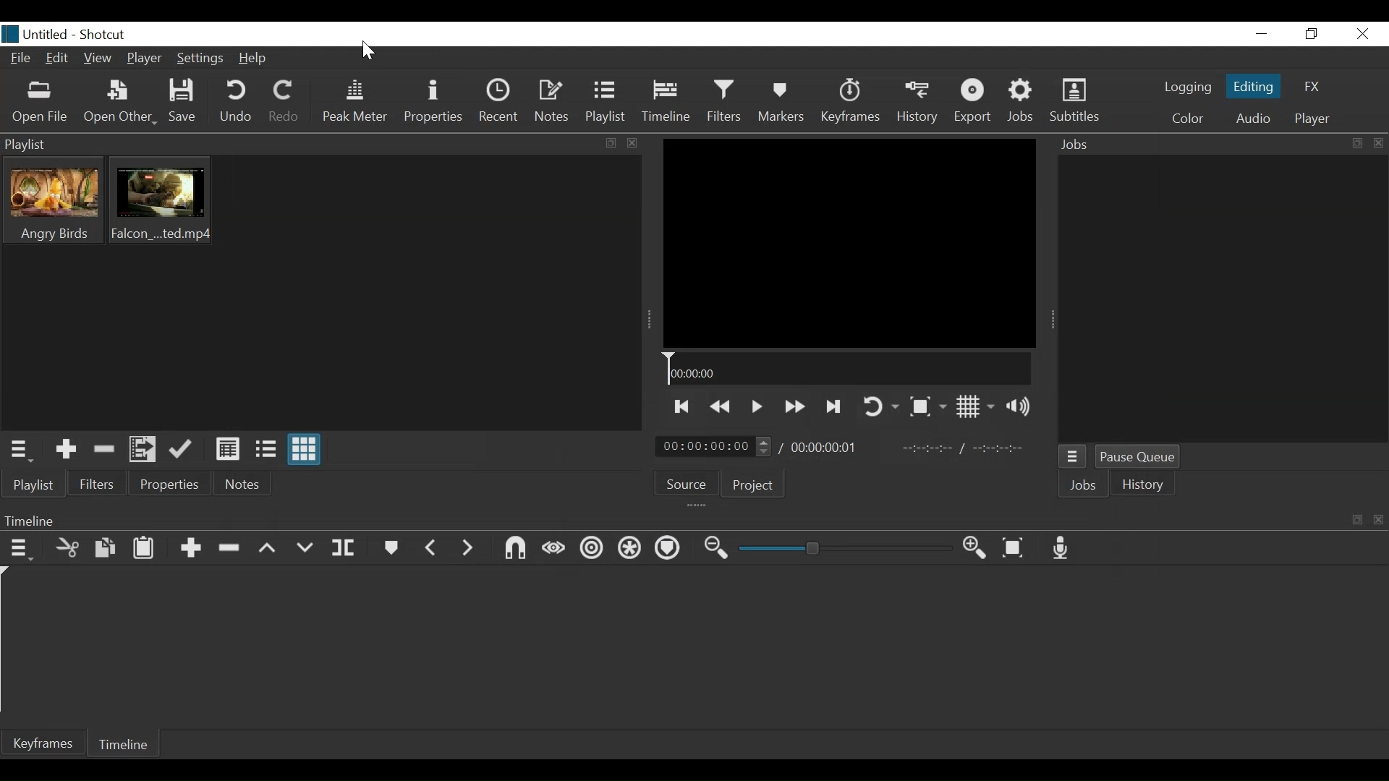  What do you see at coordinates (44, 743) in the screenshot?
I see `Keyframe` at bounding box center [44, 743].